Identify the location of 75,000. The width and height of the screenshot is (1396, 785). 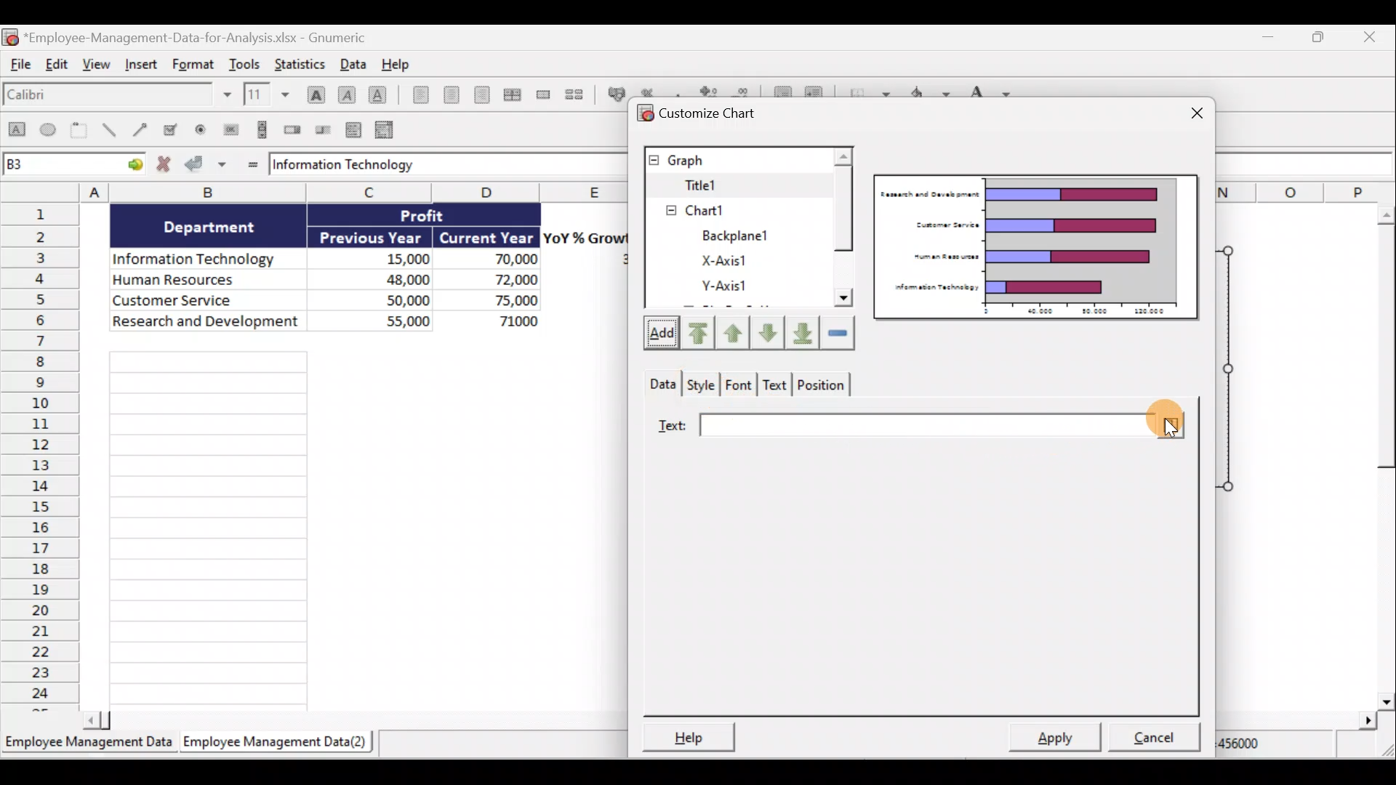
(503, 301).